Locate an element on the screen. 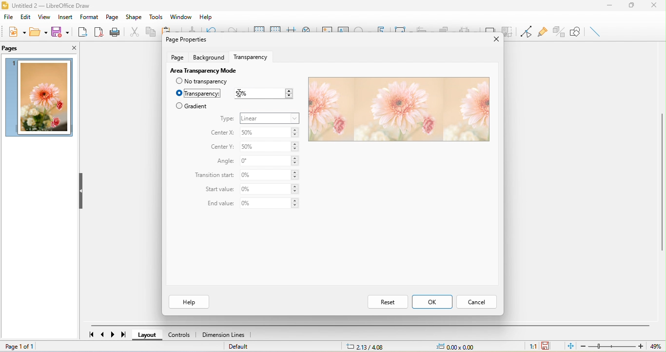  start value is located at coordinates (220, 190).